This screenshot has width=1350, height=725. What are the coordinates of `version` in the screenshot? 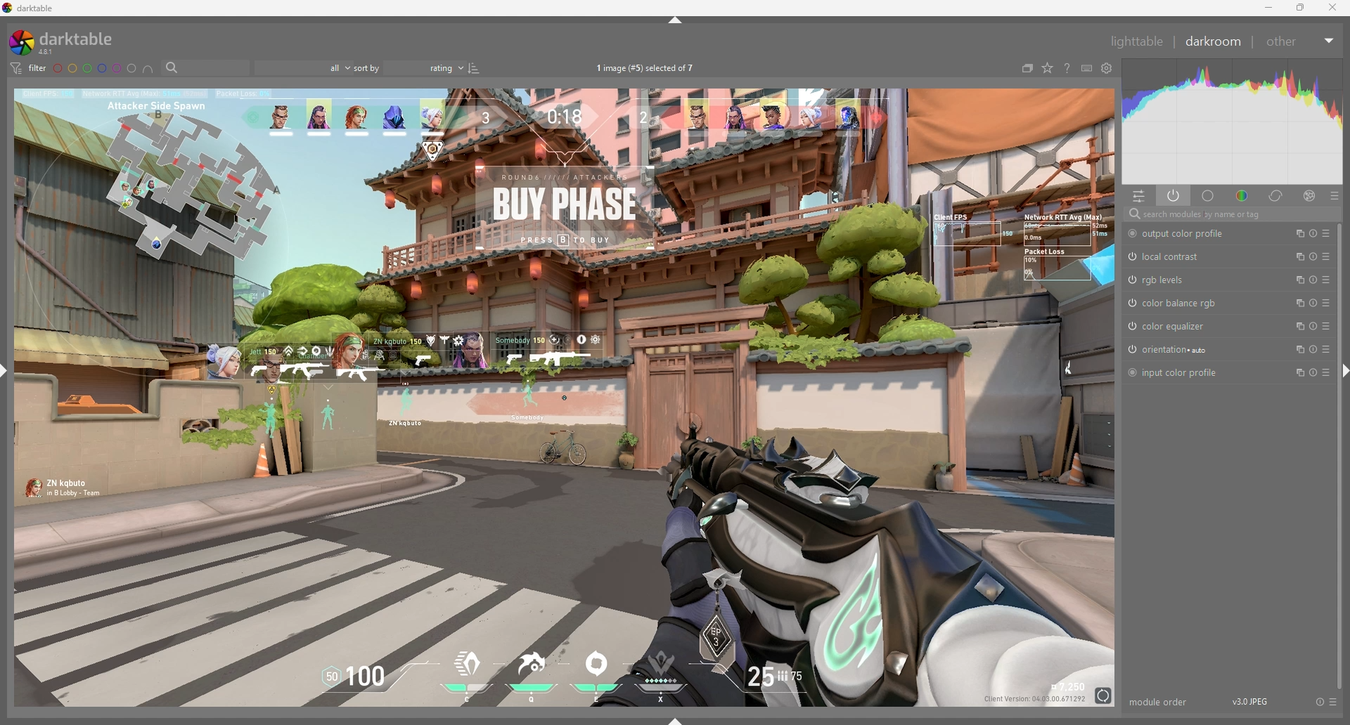 It's located at (1254, 701).